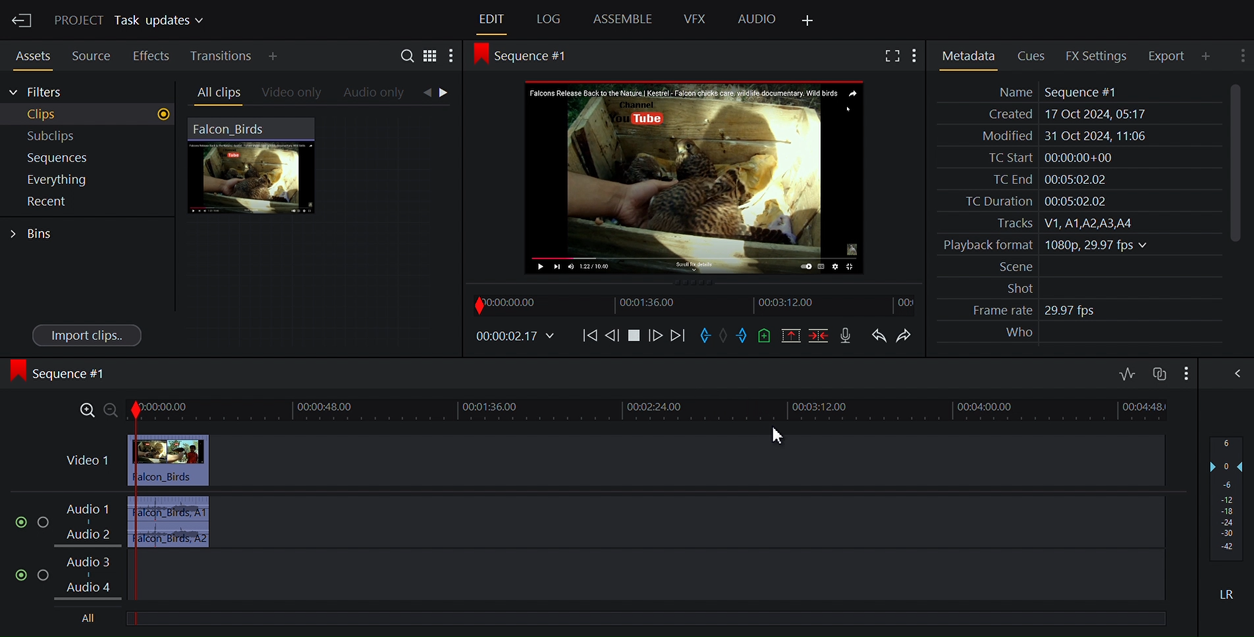 The width and height of the screenshot is (1254, 637). Describe the element at coordinates (219, 56) in the screenshot. I see `Transition` at that location.